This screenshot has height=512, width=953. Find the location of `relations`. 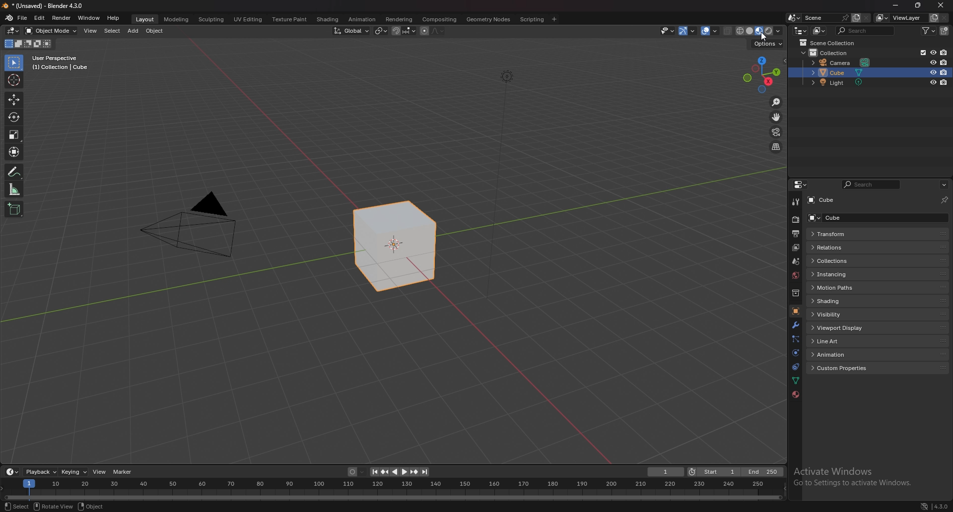

relations is located at coordinates (860, 247).